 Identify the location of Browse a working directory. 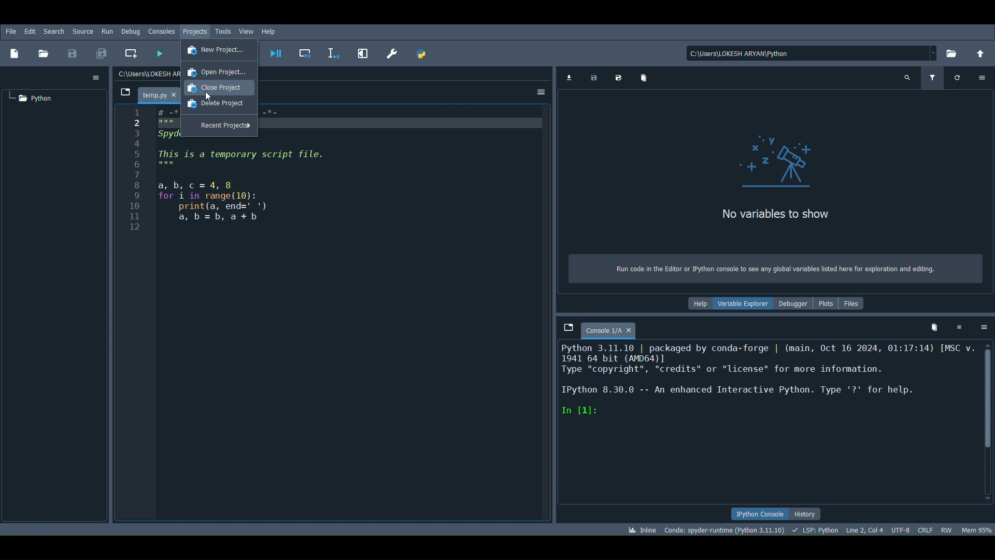
(955, 55).